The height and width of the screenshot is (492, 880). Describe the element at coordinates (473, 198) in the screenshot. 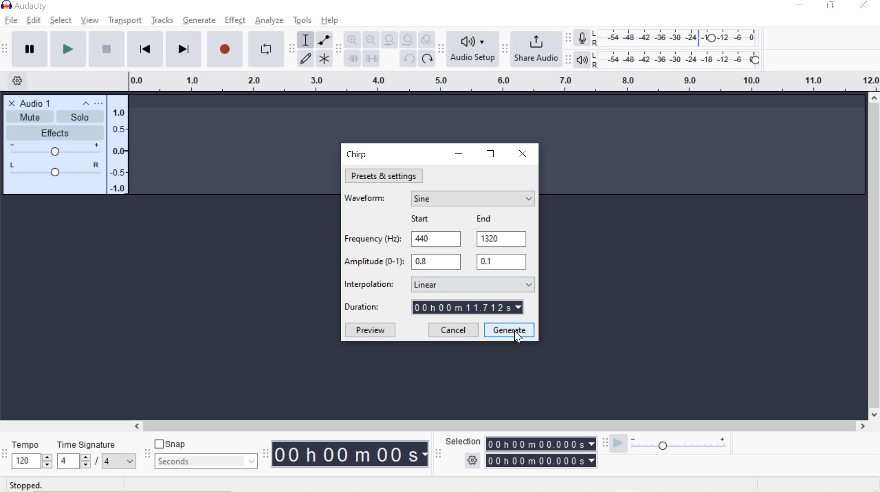

I see `Waveform field` at that location.